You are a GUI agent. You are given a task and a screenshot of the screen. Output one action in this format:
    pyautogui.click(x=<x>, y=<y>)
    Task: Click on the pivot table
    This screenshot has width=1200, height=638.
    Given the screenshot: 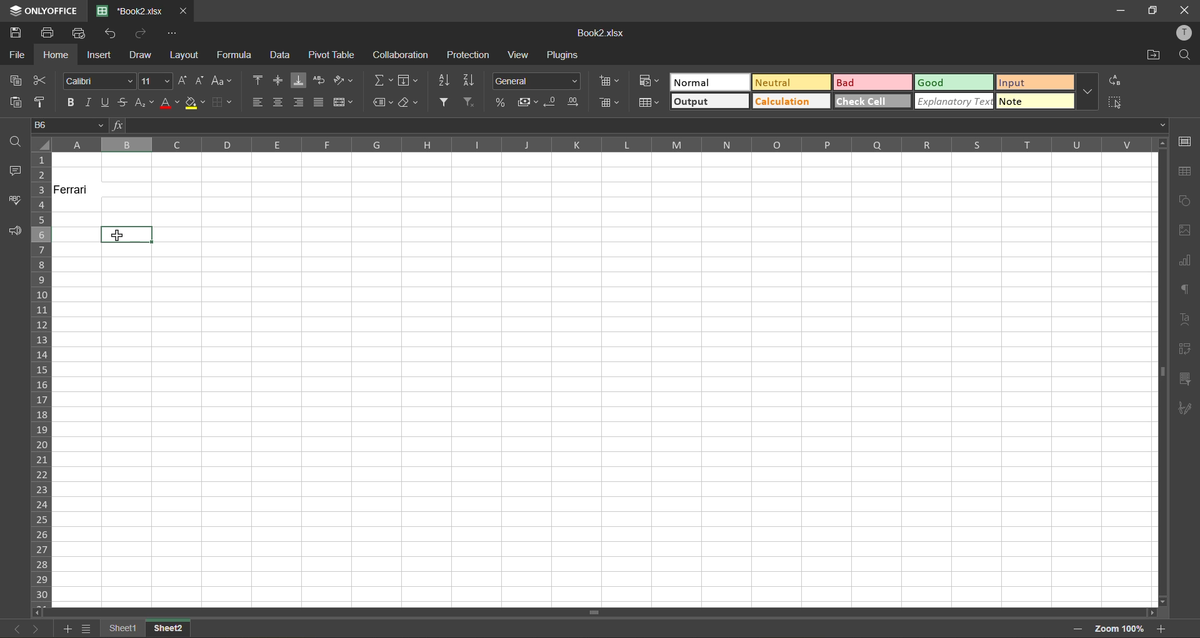 What is the action you would take?
    pyautogui.click(x=1184, y=349)
    